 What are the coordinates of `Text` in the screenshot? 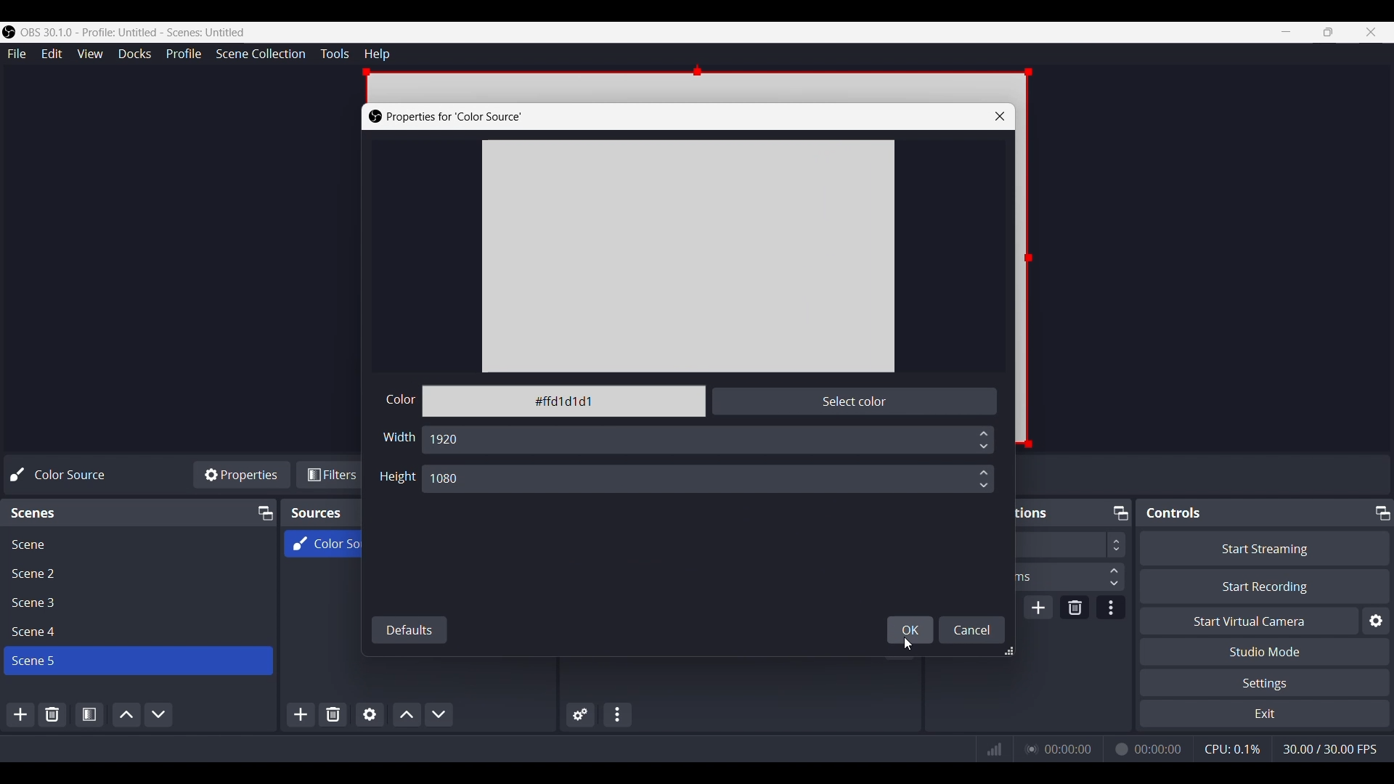 It's located at (36, 512).